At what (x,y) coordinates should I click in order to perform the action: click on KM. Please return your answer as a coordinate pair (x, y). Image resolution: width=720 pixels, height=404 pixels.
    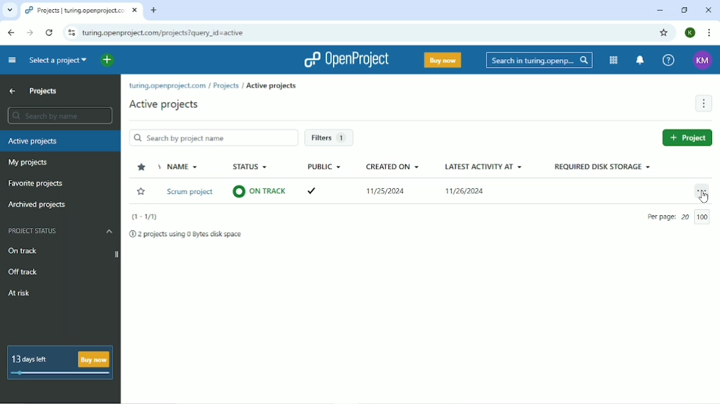
    Looking at the image, I should click on (702, 61).